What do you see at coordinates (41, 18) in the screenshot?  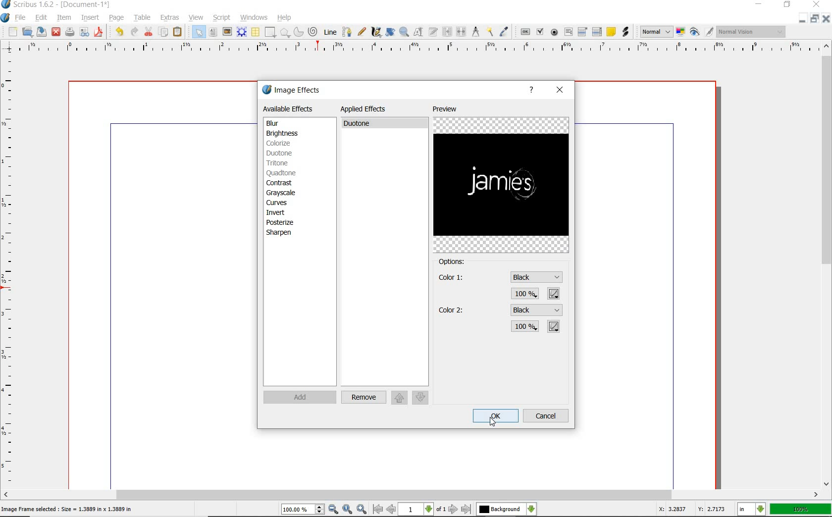 I see `edit` at bounding box center [41, 18].